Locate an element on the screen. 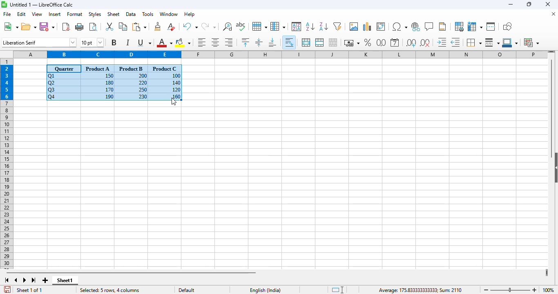 The width and height of the screenshot is (558, 294). tools is located at coordinates (147, 14).